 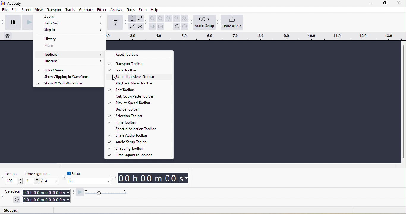 I want to click on tickmark represents corresponding options are enabled, so click(x=109, y=109).